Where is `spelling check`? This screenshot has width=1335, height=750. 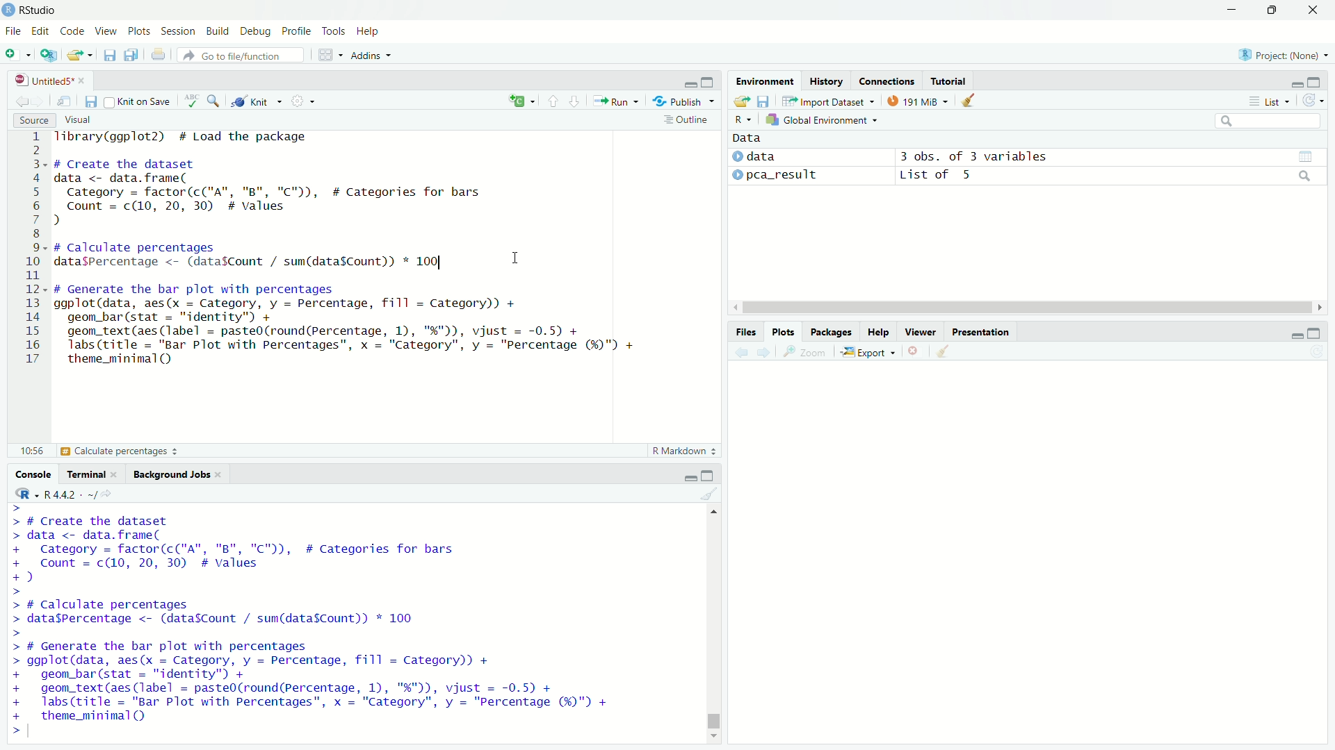 spelling check is located at coordinates (193, 101).